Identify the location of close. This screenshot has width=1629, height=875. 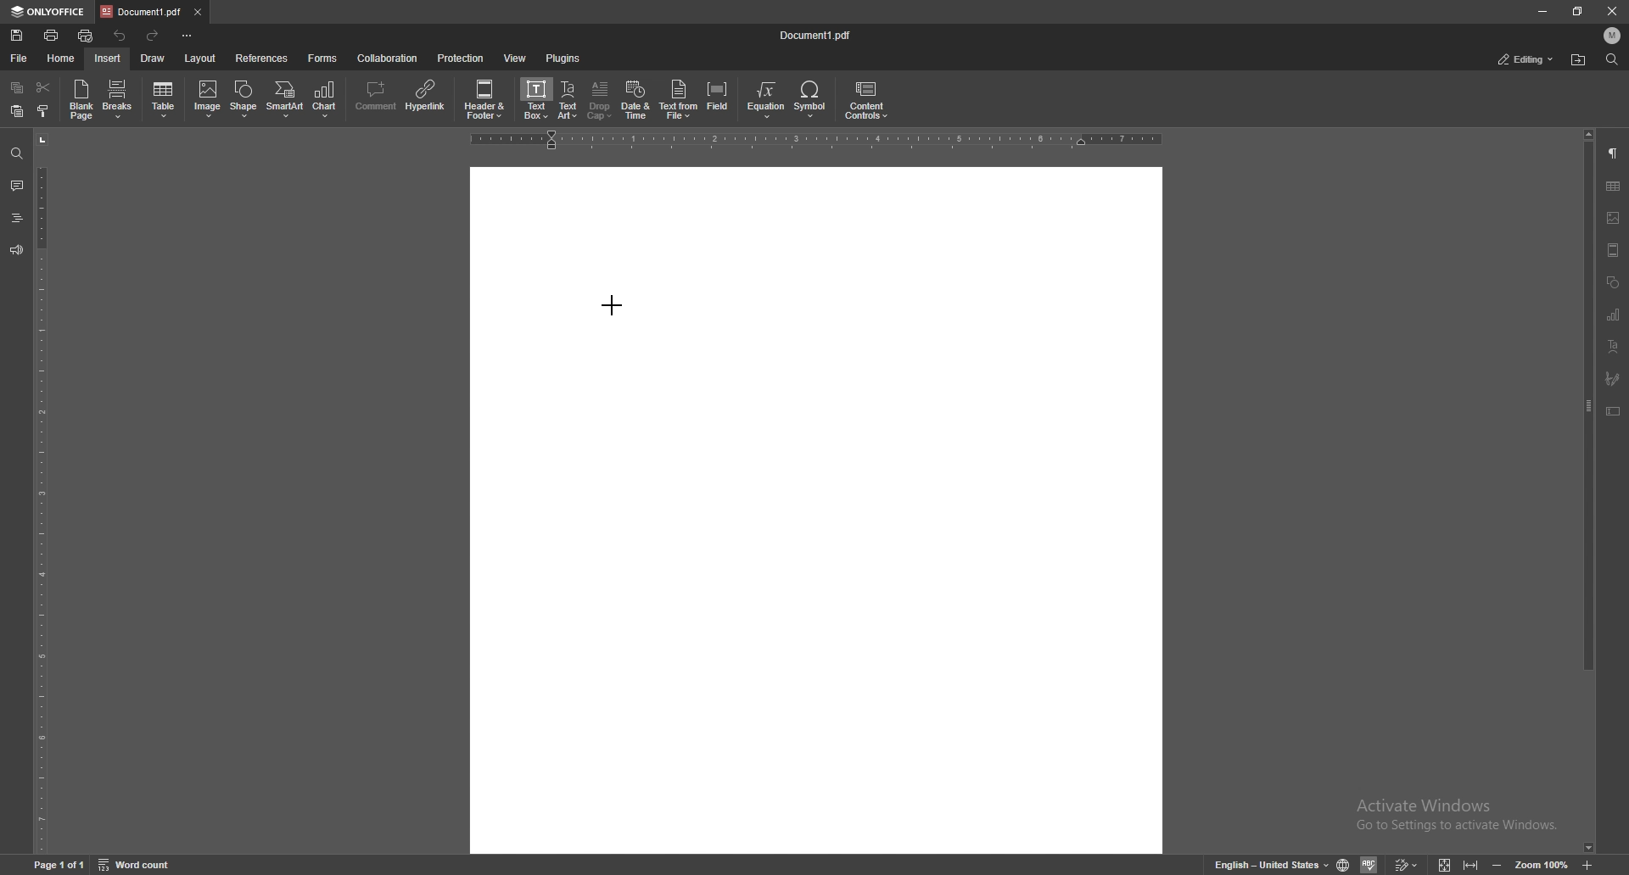
(1613, 14).